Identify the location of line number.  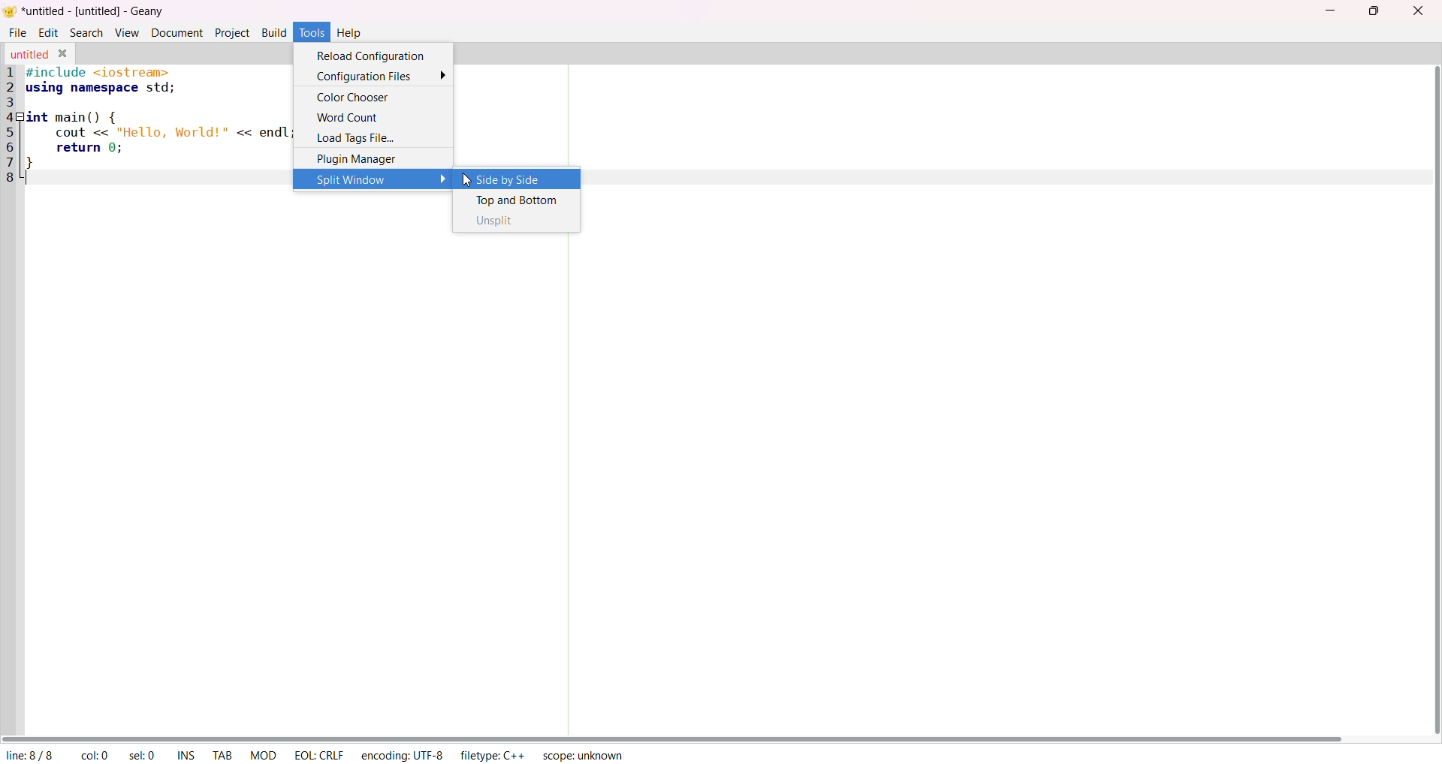
(14, 127).